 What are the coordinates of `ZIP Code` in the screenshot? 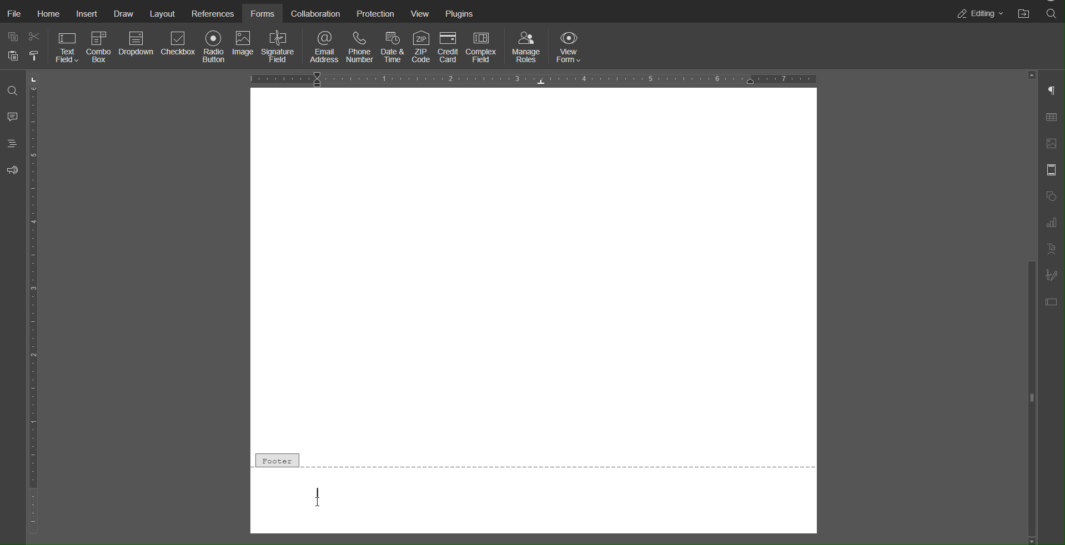 It's located at (422, 47).